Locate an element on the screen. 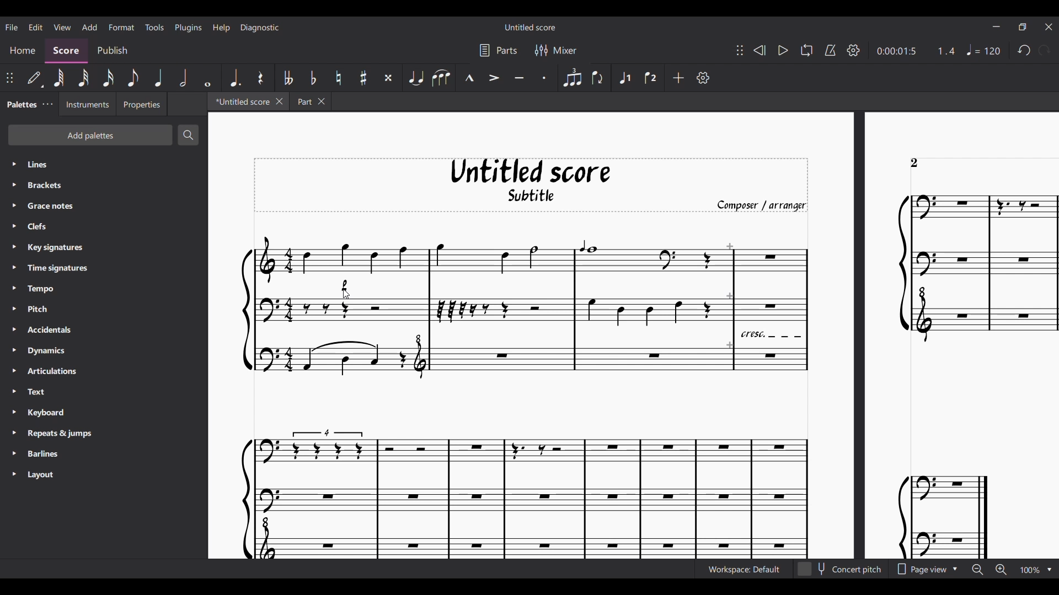  Current score is located at coordinates (649, 386).